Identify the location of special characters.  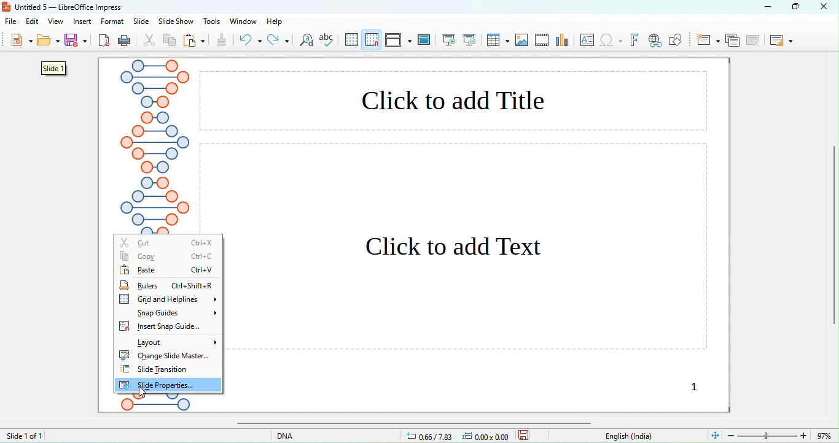
(612, 41).